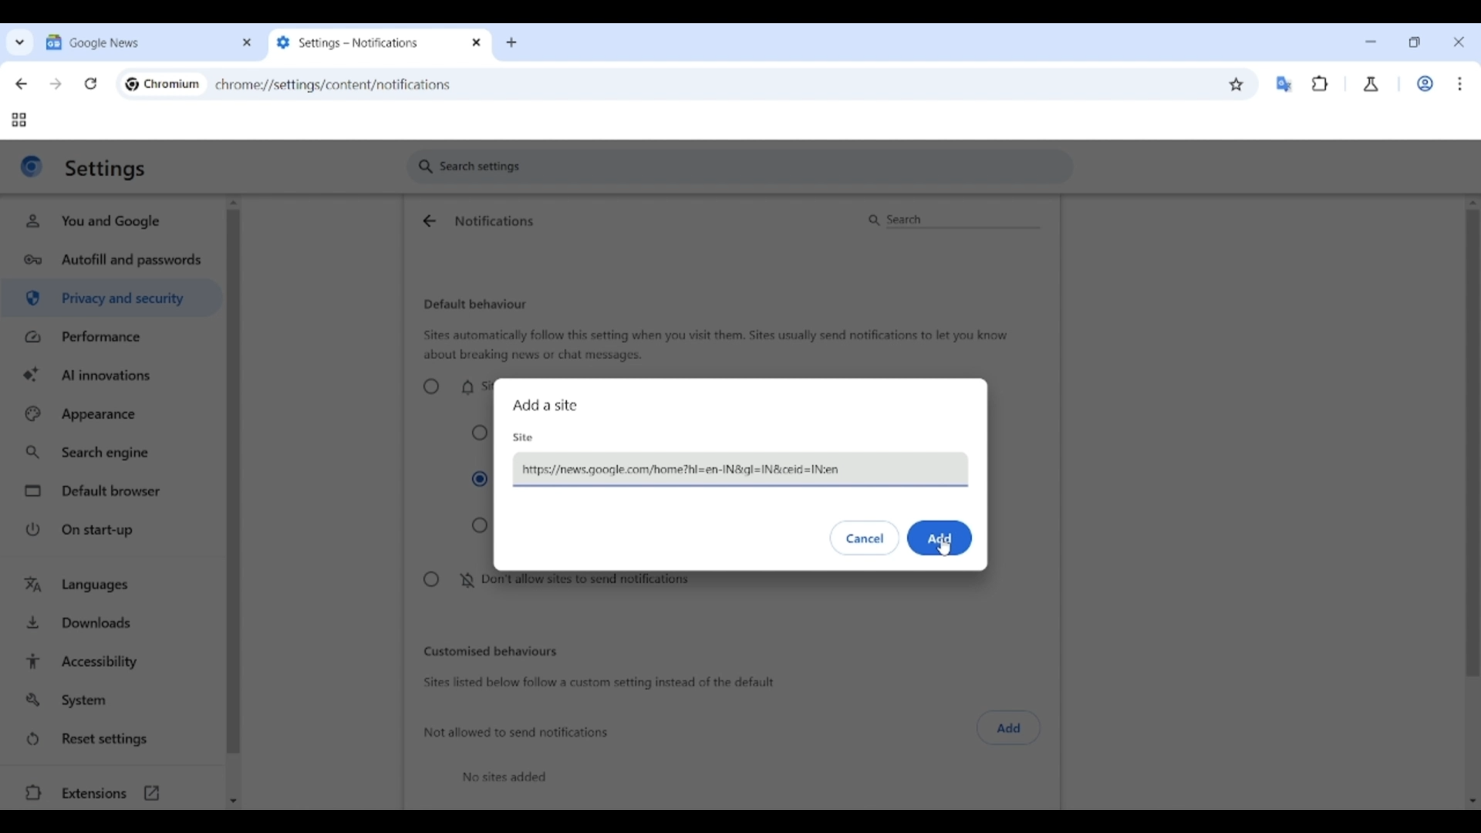 This screenshot has width=1481, height=833. I want to click on Google translator extension, so click(1284, 84).